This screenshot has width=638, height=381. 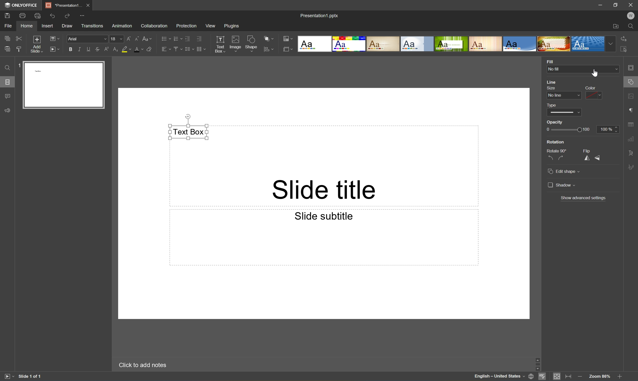 What do you see at coordinates (557, 141) in the screenshot?
I see `Rotation` at bounding box center [557, 141].